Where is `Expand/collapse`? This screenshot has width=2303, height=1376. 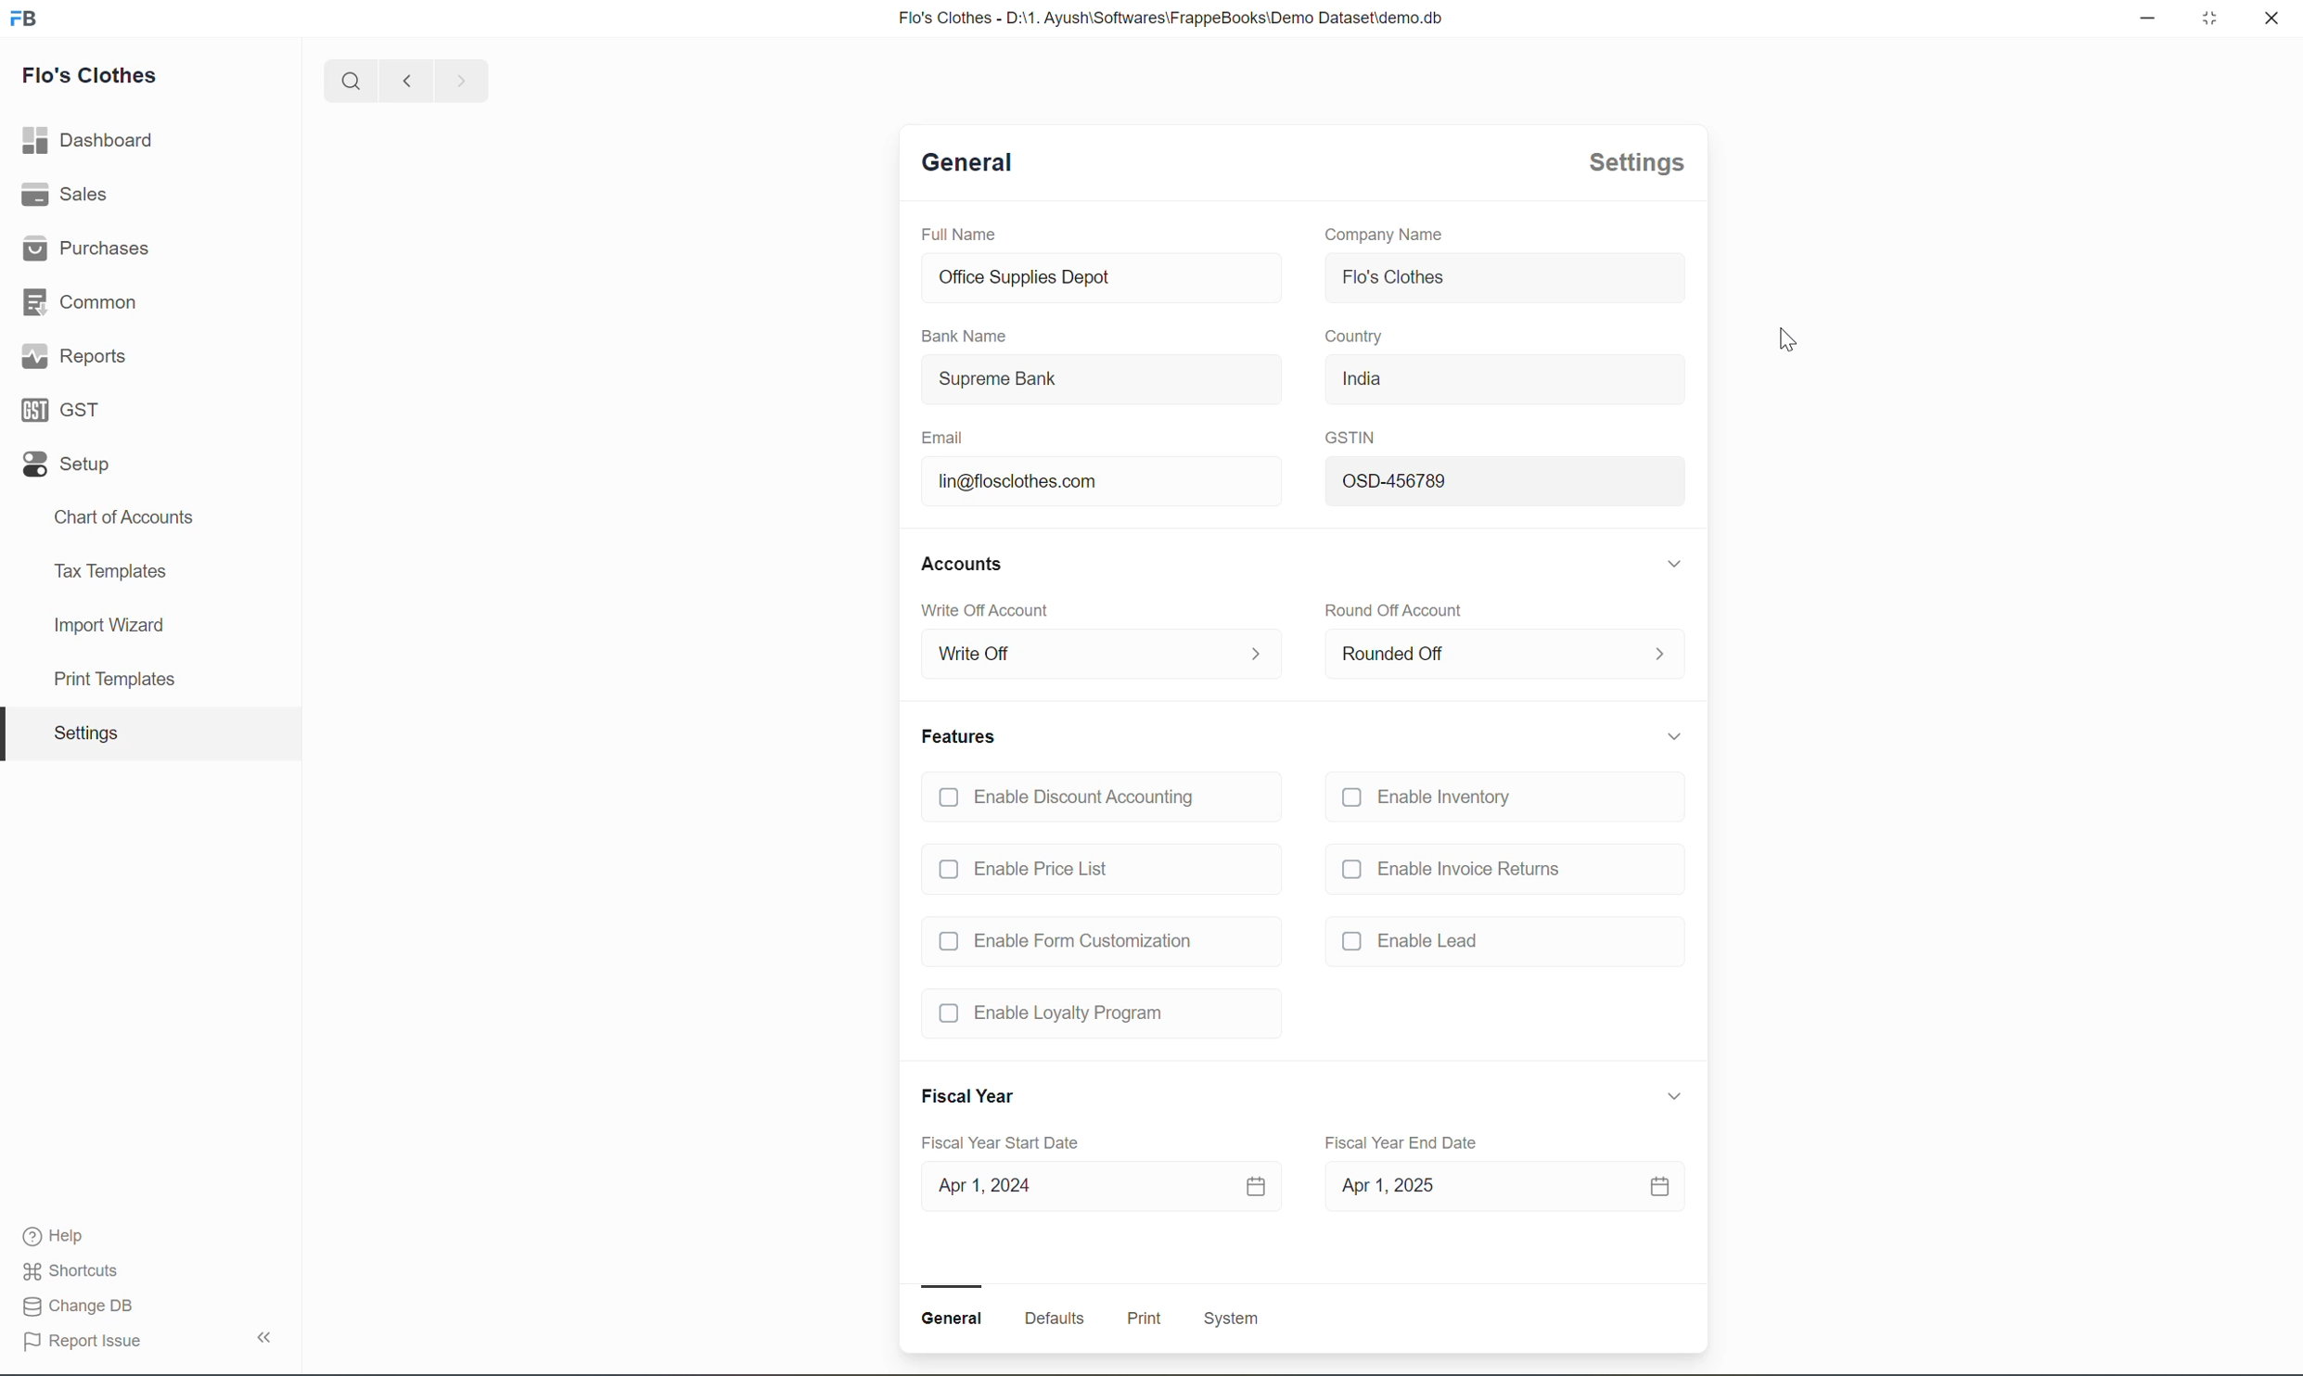 Expand/collapse is located at coordinates (1676, 562).